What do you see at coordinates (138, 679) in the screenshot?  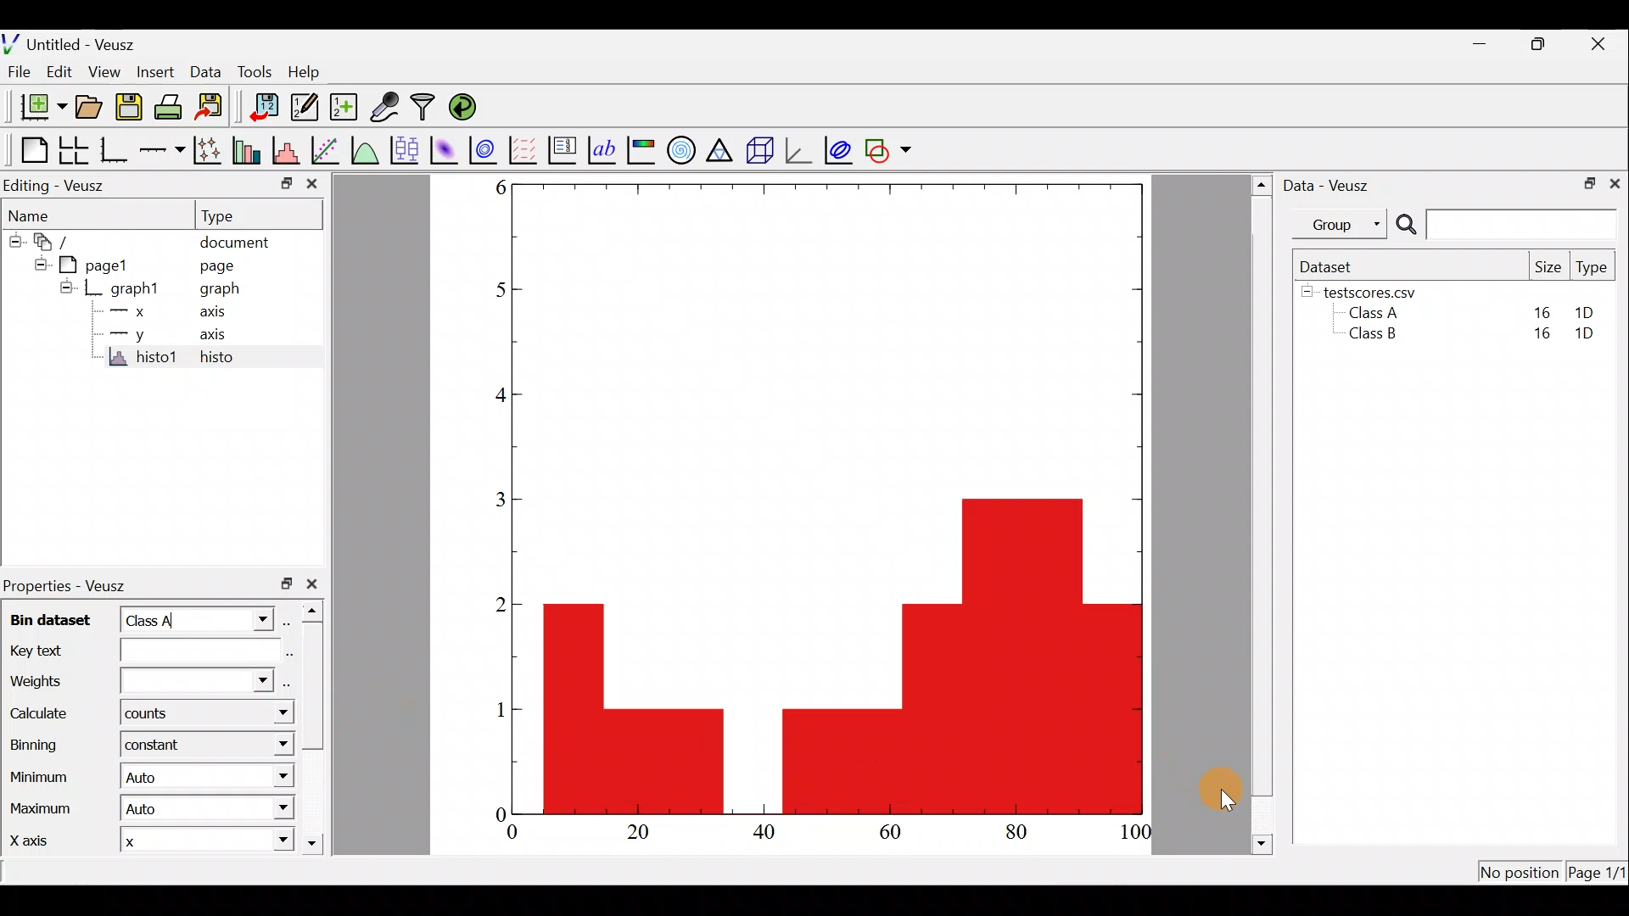 I see `Weights` at bounding box center [138, 679].